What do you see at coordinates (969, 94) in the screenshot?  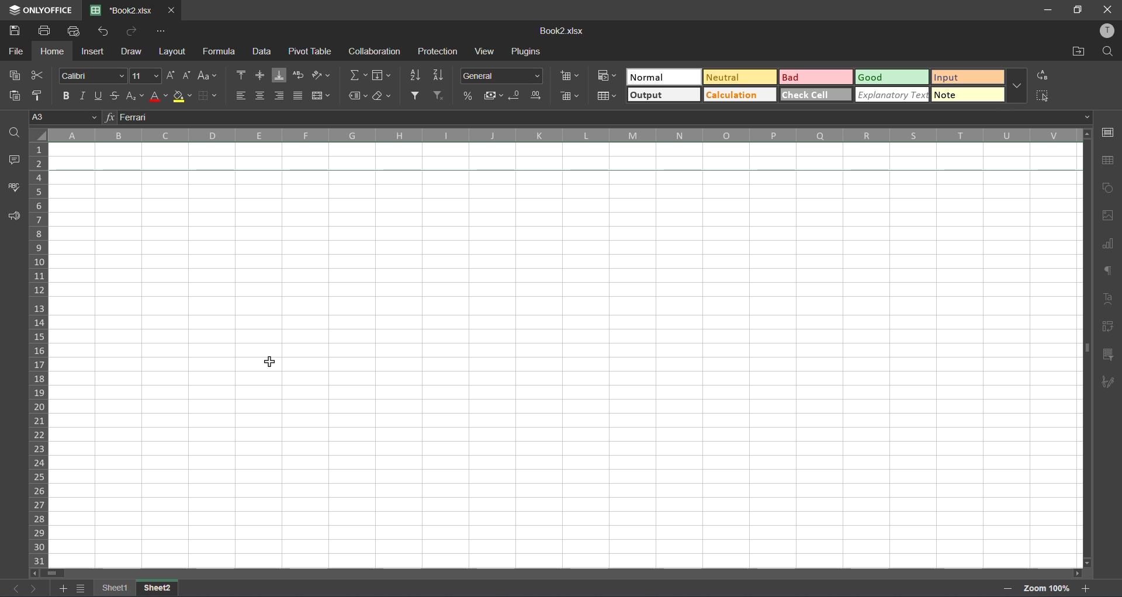 I see `note` at bounding box center [969, 94].